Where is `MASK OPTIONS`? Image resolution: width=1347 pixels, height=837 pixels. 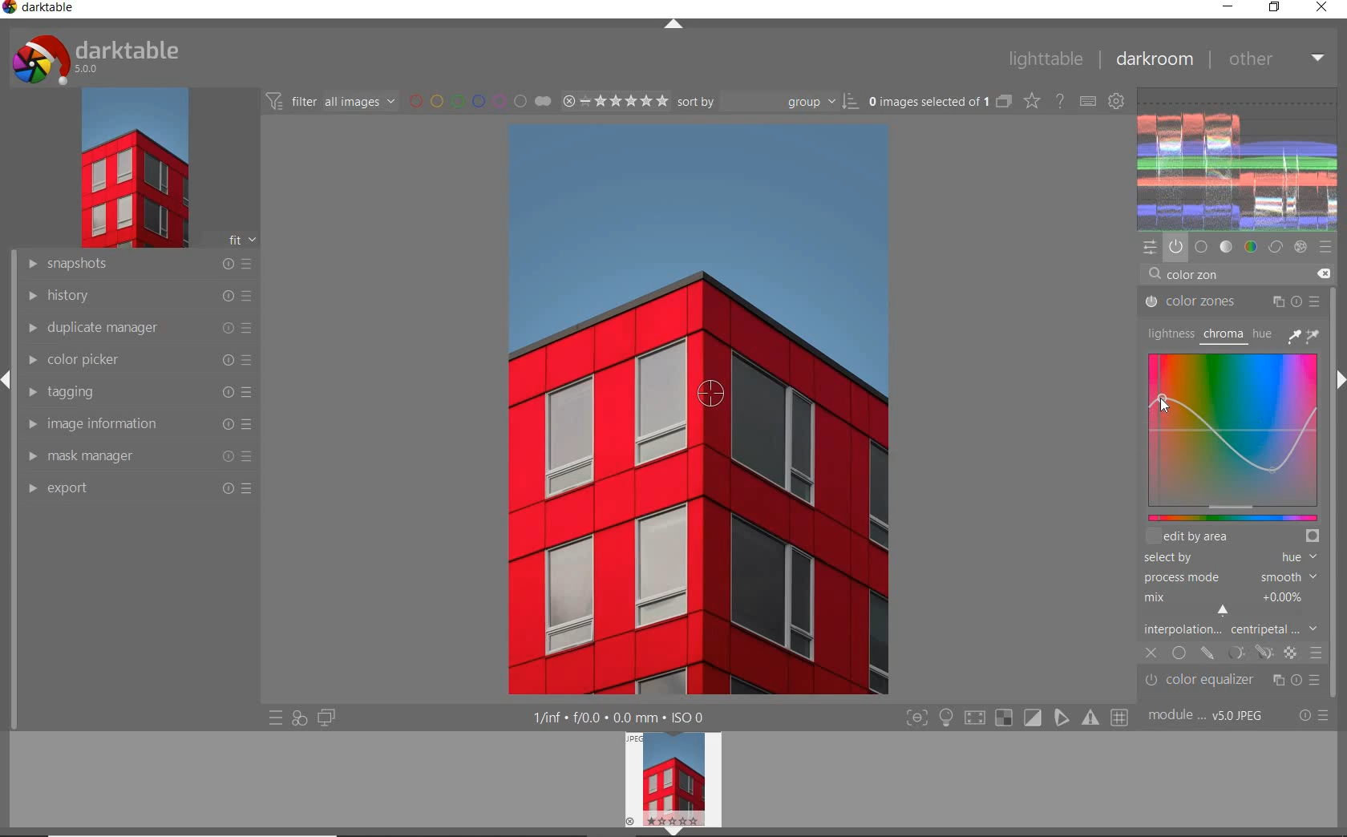
MASK OPTIONS is located at coordinates (1248, 653).